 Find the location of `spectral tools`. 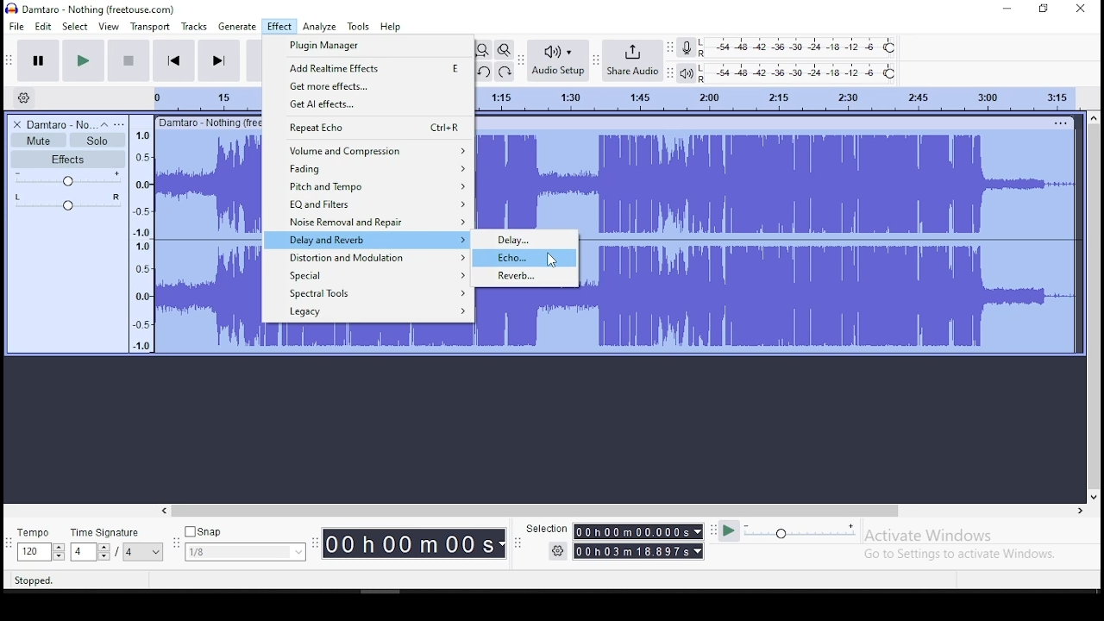

spectral tools is located at coordinates (368, 292).